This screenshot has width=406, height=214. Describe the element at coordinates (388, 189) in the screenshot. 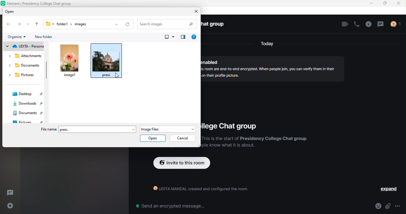

I see `expand` at that location.